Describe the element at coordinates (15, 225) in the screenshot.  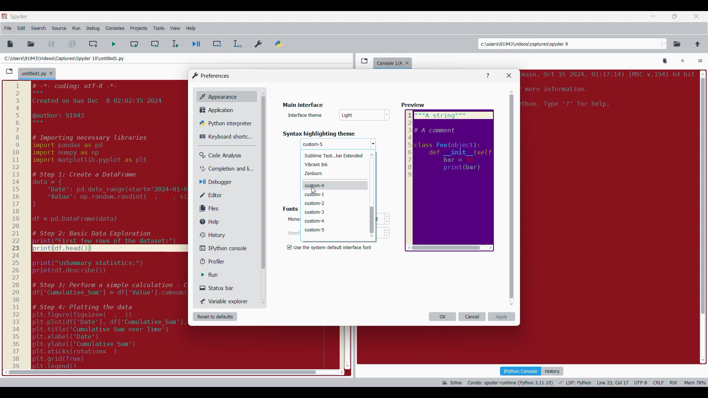
I see `scale` at that location.